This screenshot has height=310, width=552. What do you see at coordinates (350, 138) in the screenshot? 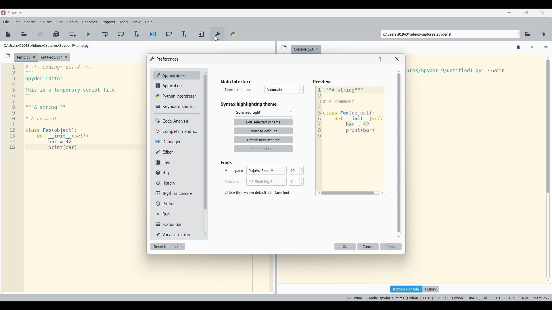
I see `Preview` at bounding box center [350, 138].